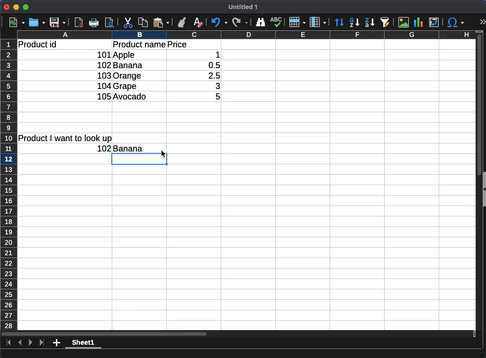  What do you see at coordinates (243, 7) in the screenshot?
I see `Untitled 1` at bounding box center [243, 7].